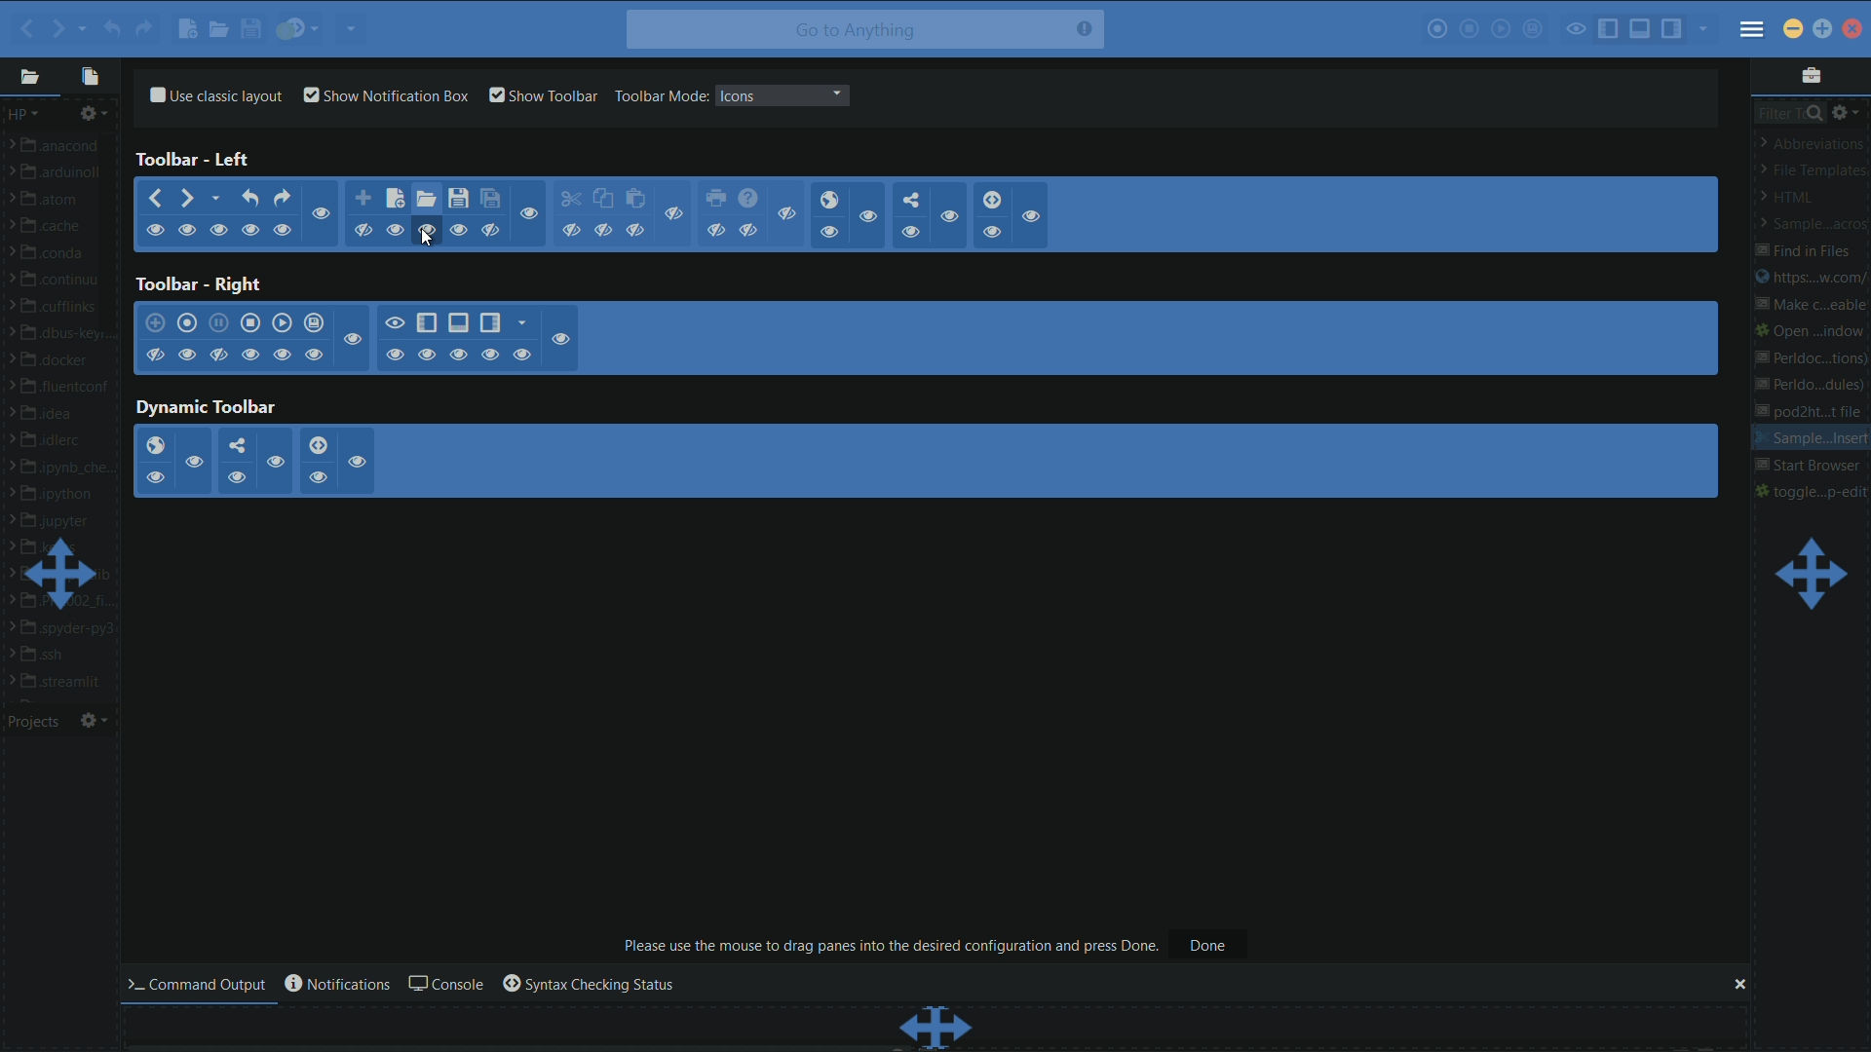 The height and width of the screenshot is (1052, 1871). What do you see at coordinates (153, 200) in the screenshot?
I see `back` at bounding box center [153, 200].